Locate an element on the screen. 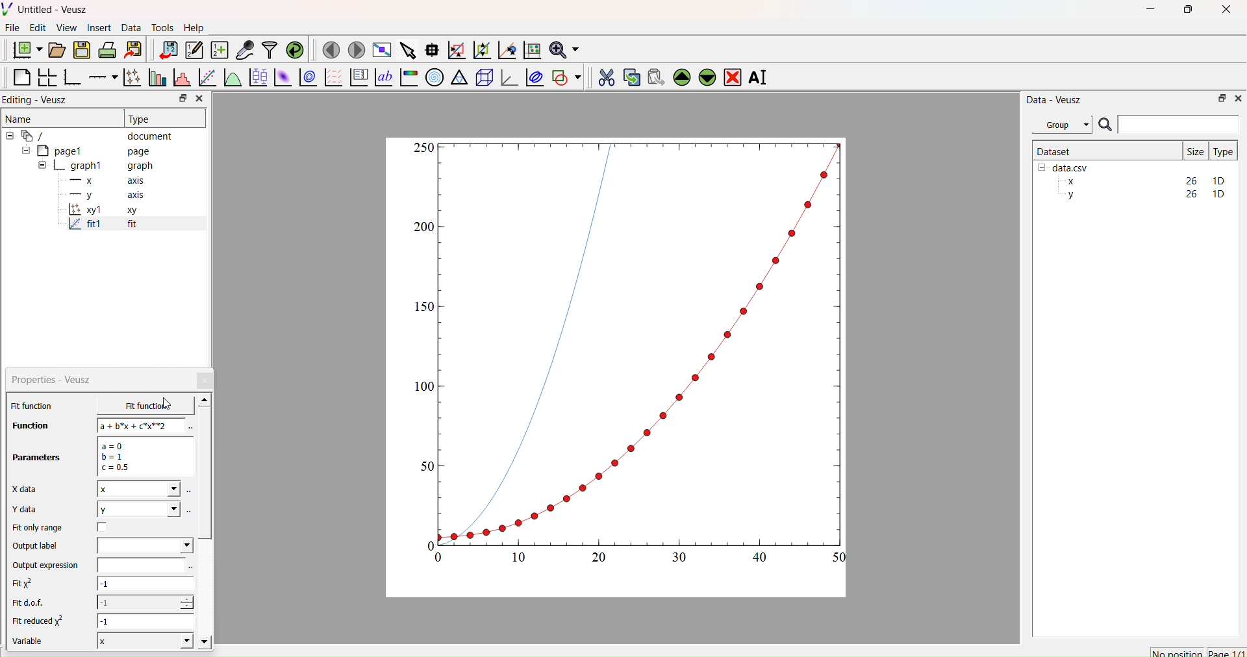 This screenshot has width=1247, height=657. Name is located at coordinates (20, 118).